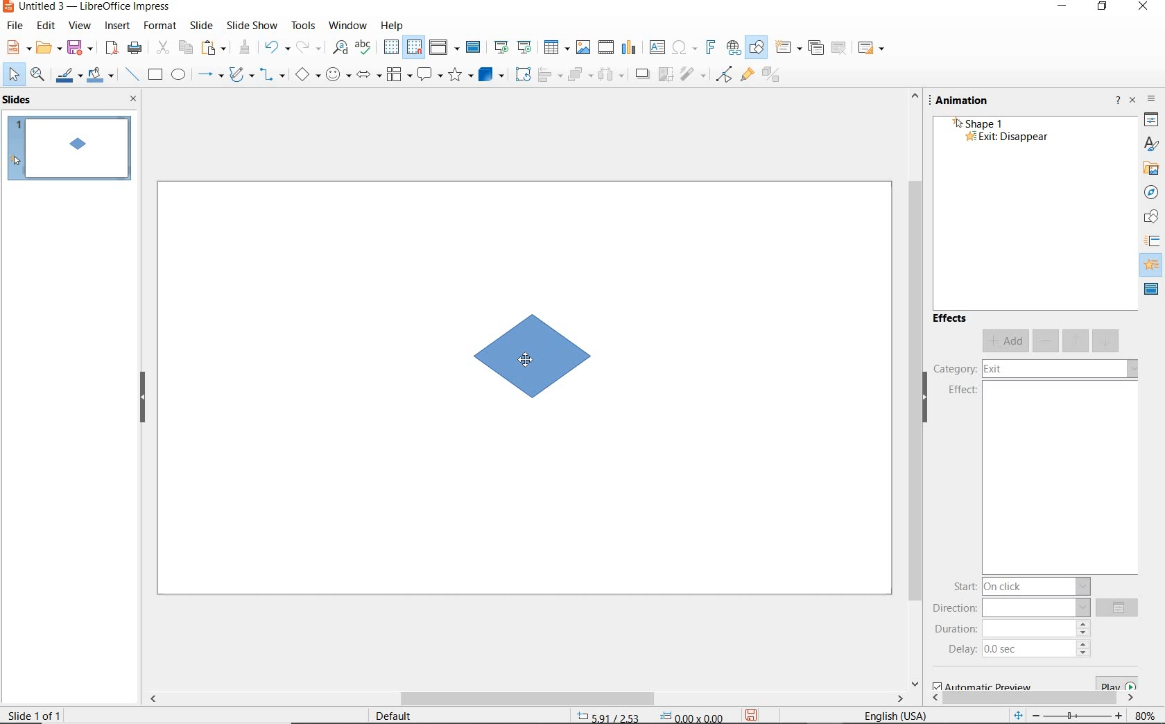  What do you see at coordinates (19, 100) in the screenshot?
I see `slides` at bounding box center [19, 100].